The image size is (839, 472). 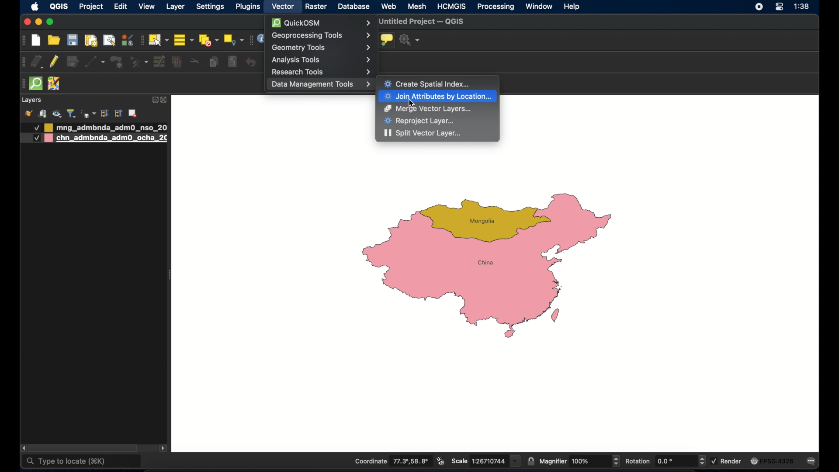 I want to click on toggle editing, so click(x=55, y=63).